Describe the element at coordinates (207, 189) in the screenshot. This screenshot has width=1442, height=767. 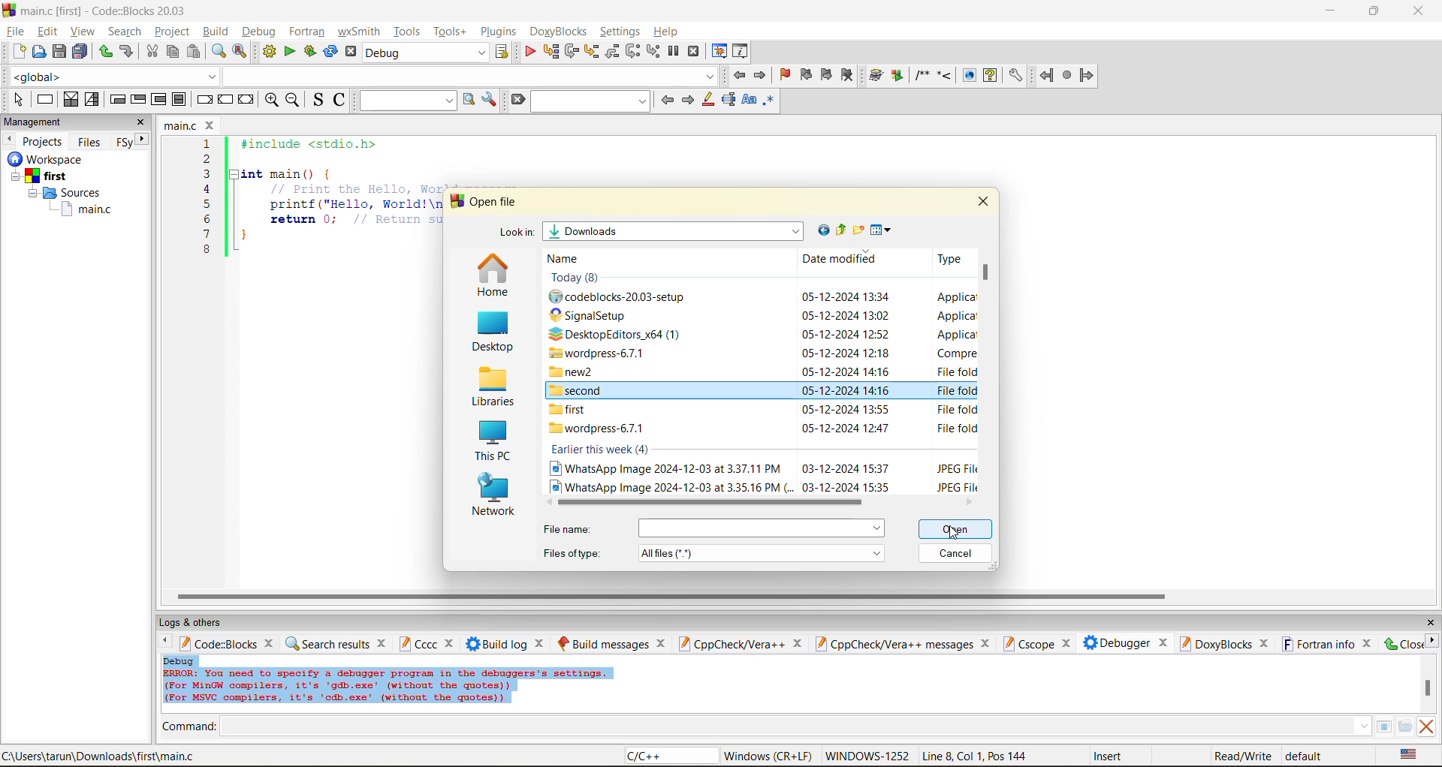
I see `4` at that location.